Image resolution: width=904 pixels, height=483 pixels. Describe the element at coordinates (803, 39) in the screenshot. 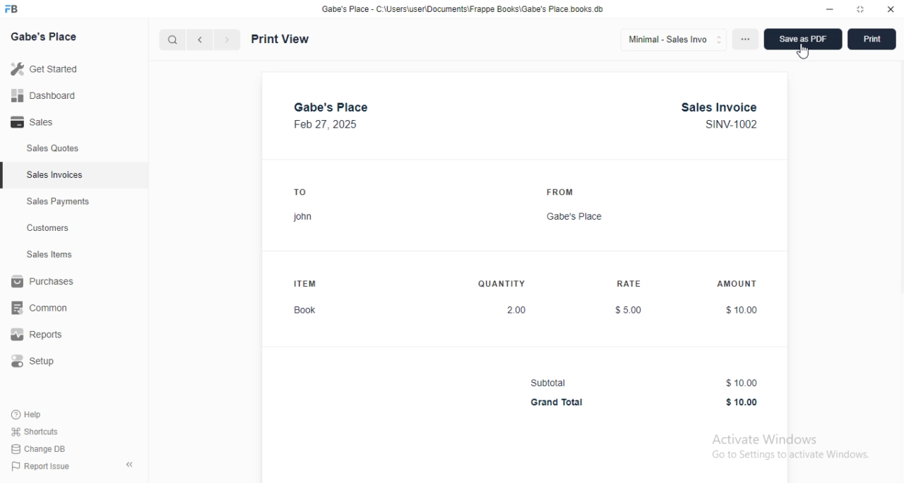

I see `save as PDF` at that location.